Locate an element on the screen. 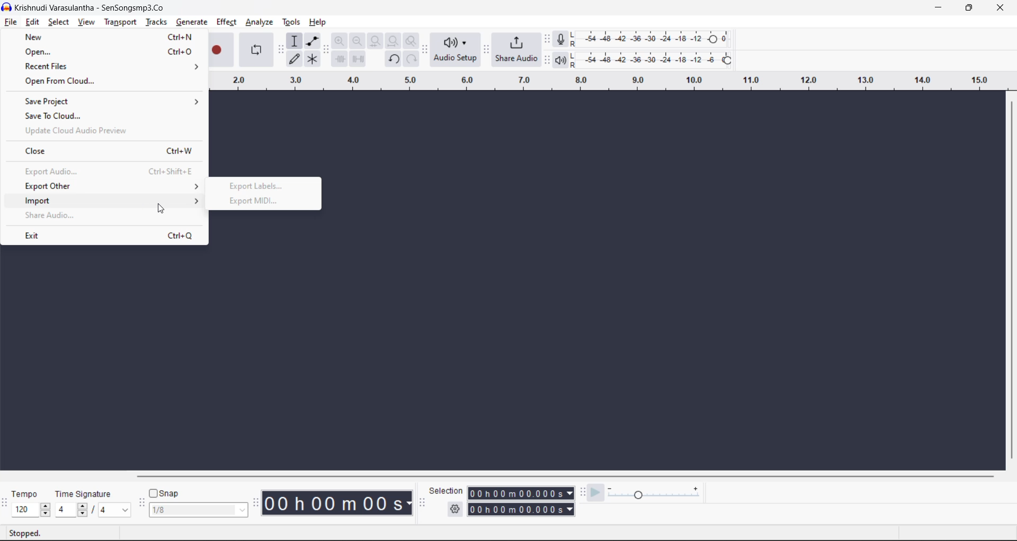 The image size is (1017, 541). transport is located at coordinates (120, 22).